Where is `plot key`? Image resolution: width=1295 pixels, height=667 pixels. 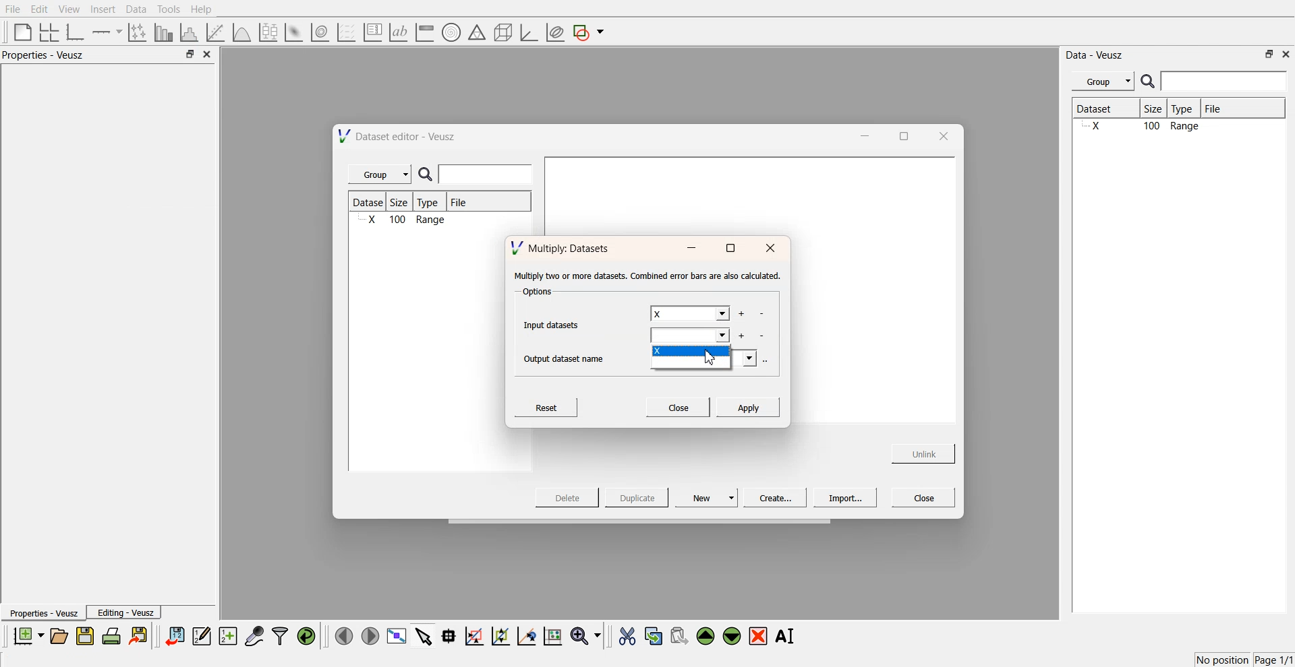 plot key is located at coordinates (372, 32).